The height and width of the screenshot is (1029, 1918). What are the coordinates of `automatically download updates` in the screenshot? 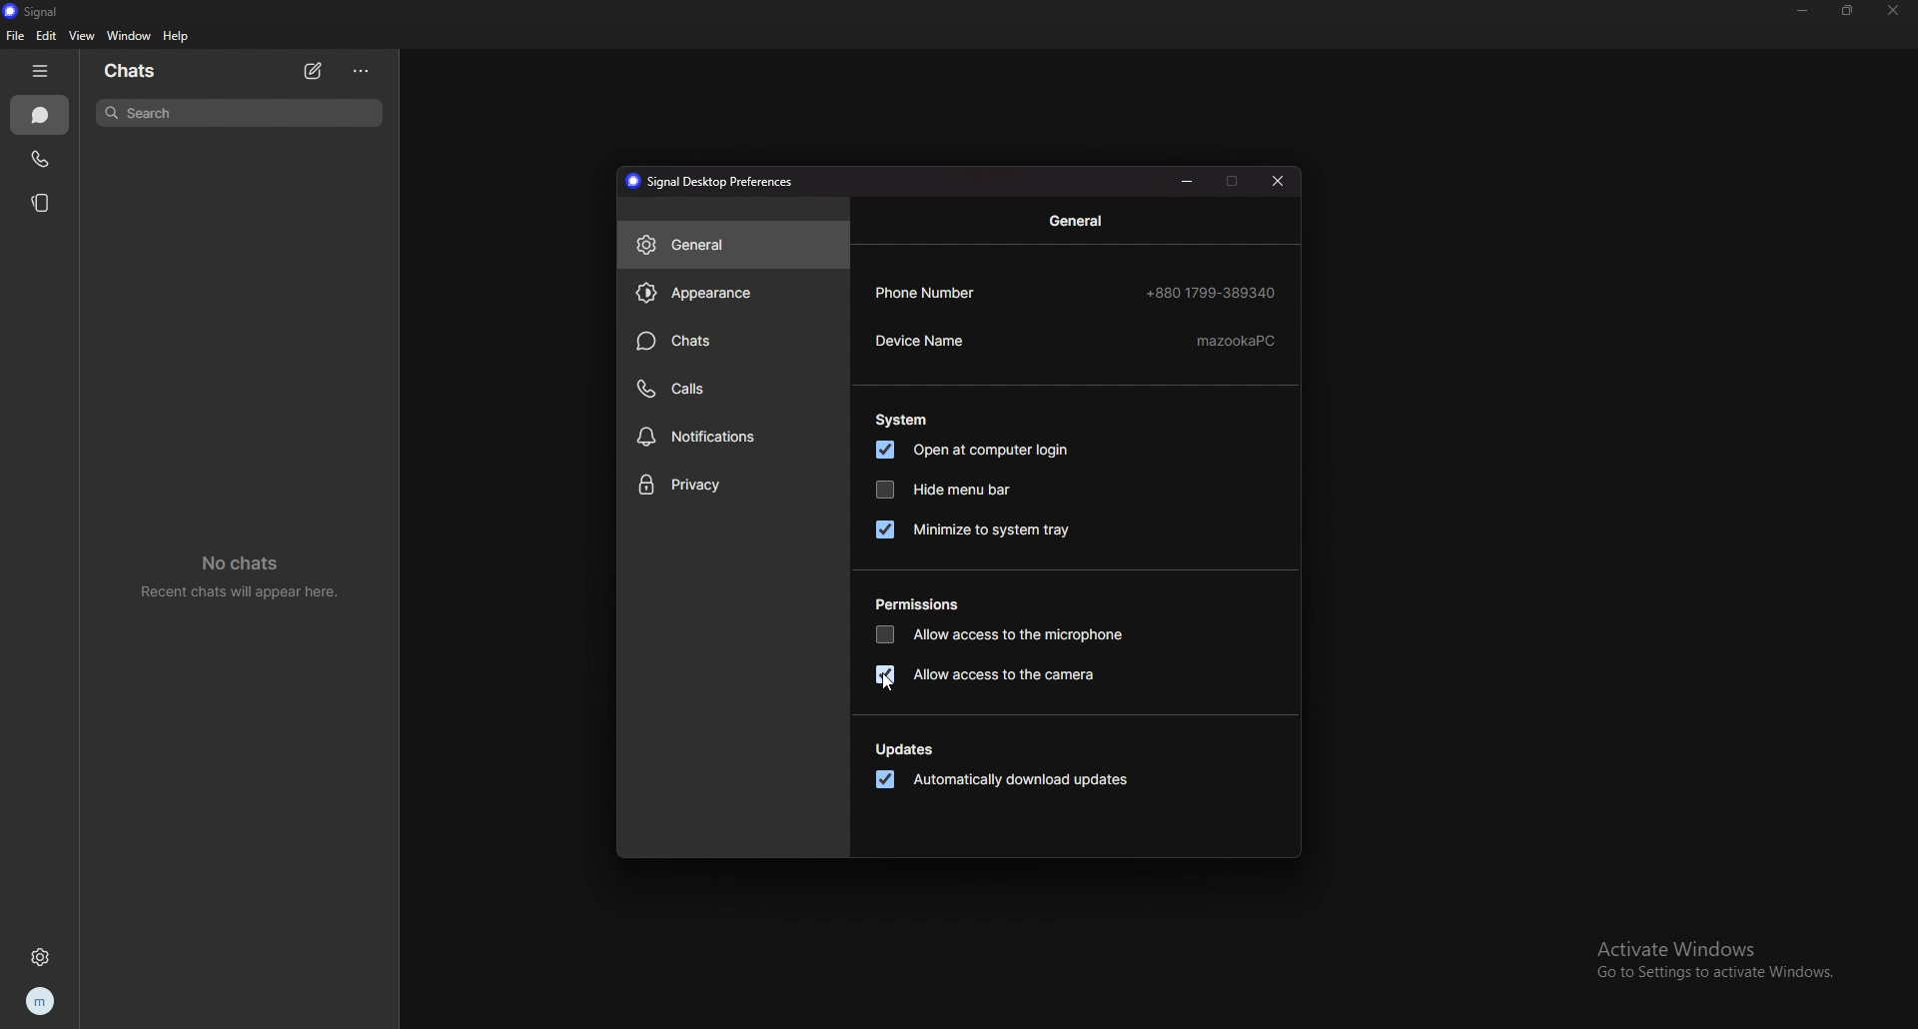 It's located at (1003, 781).